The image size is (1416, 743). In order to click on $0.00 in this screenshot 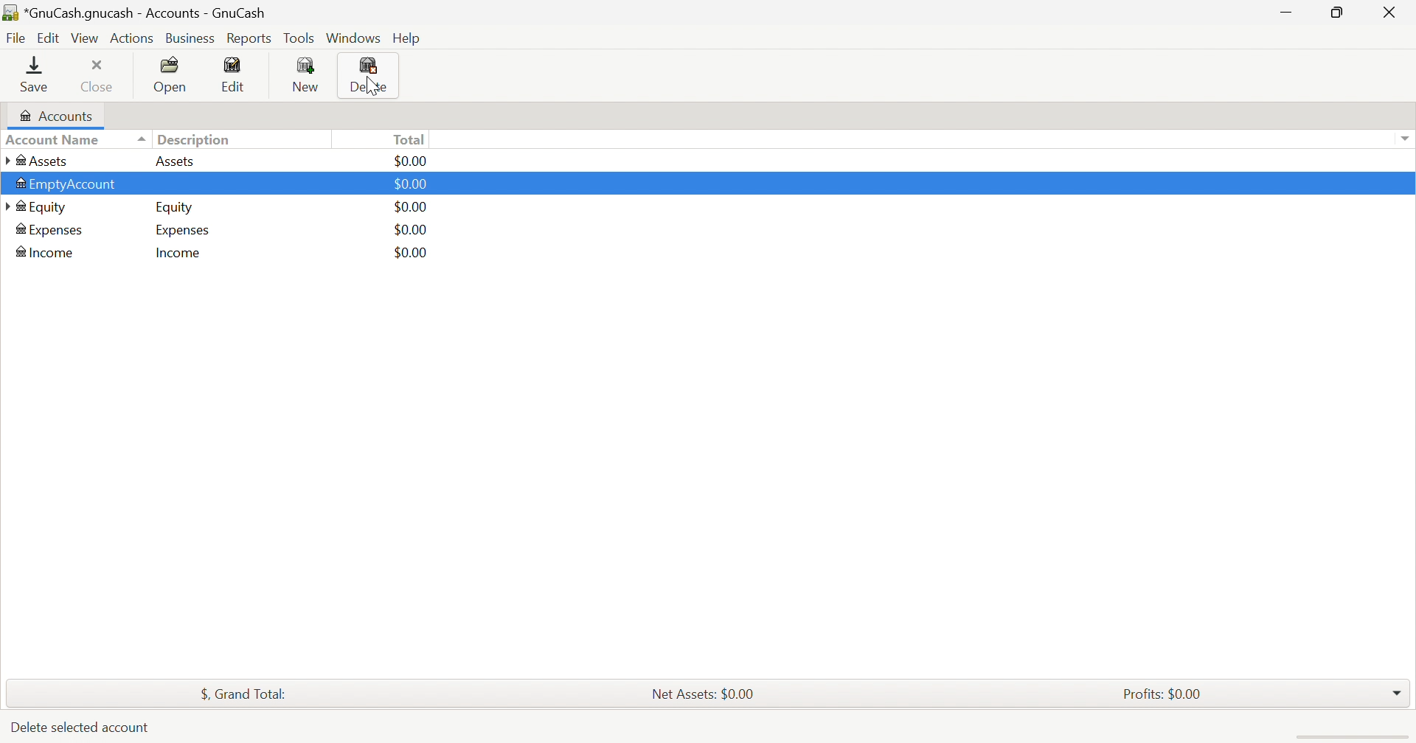, I will do `click(413, 208)`.